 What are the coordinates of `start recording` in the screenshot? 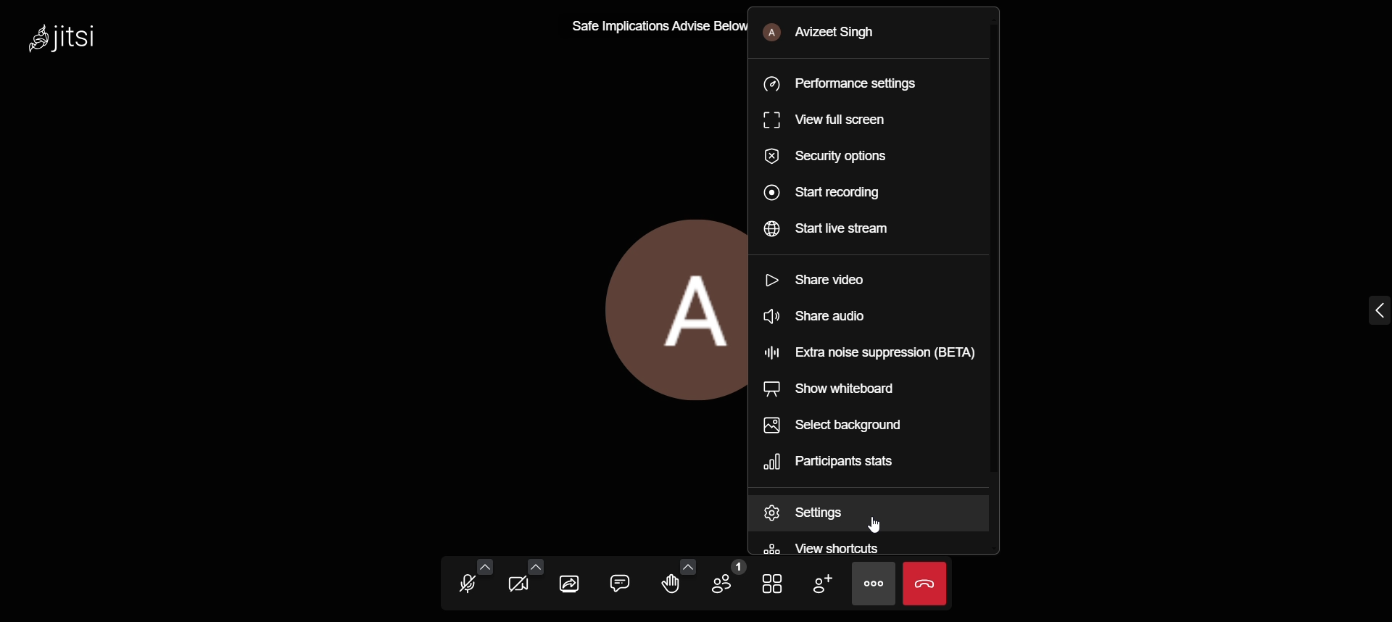 It's located at (840, 191).